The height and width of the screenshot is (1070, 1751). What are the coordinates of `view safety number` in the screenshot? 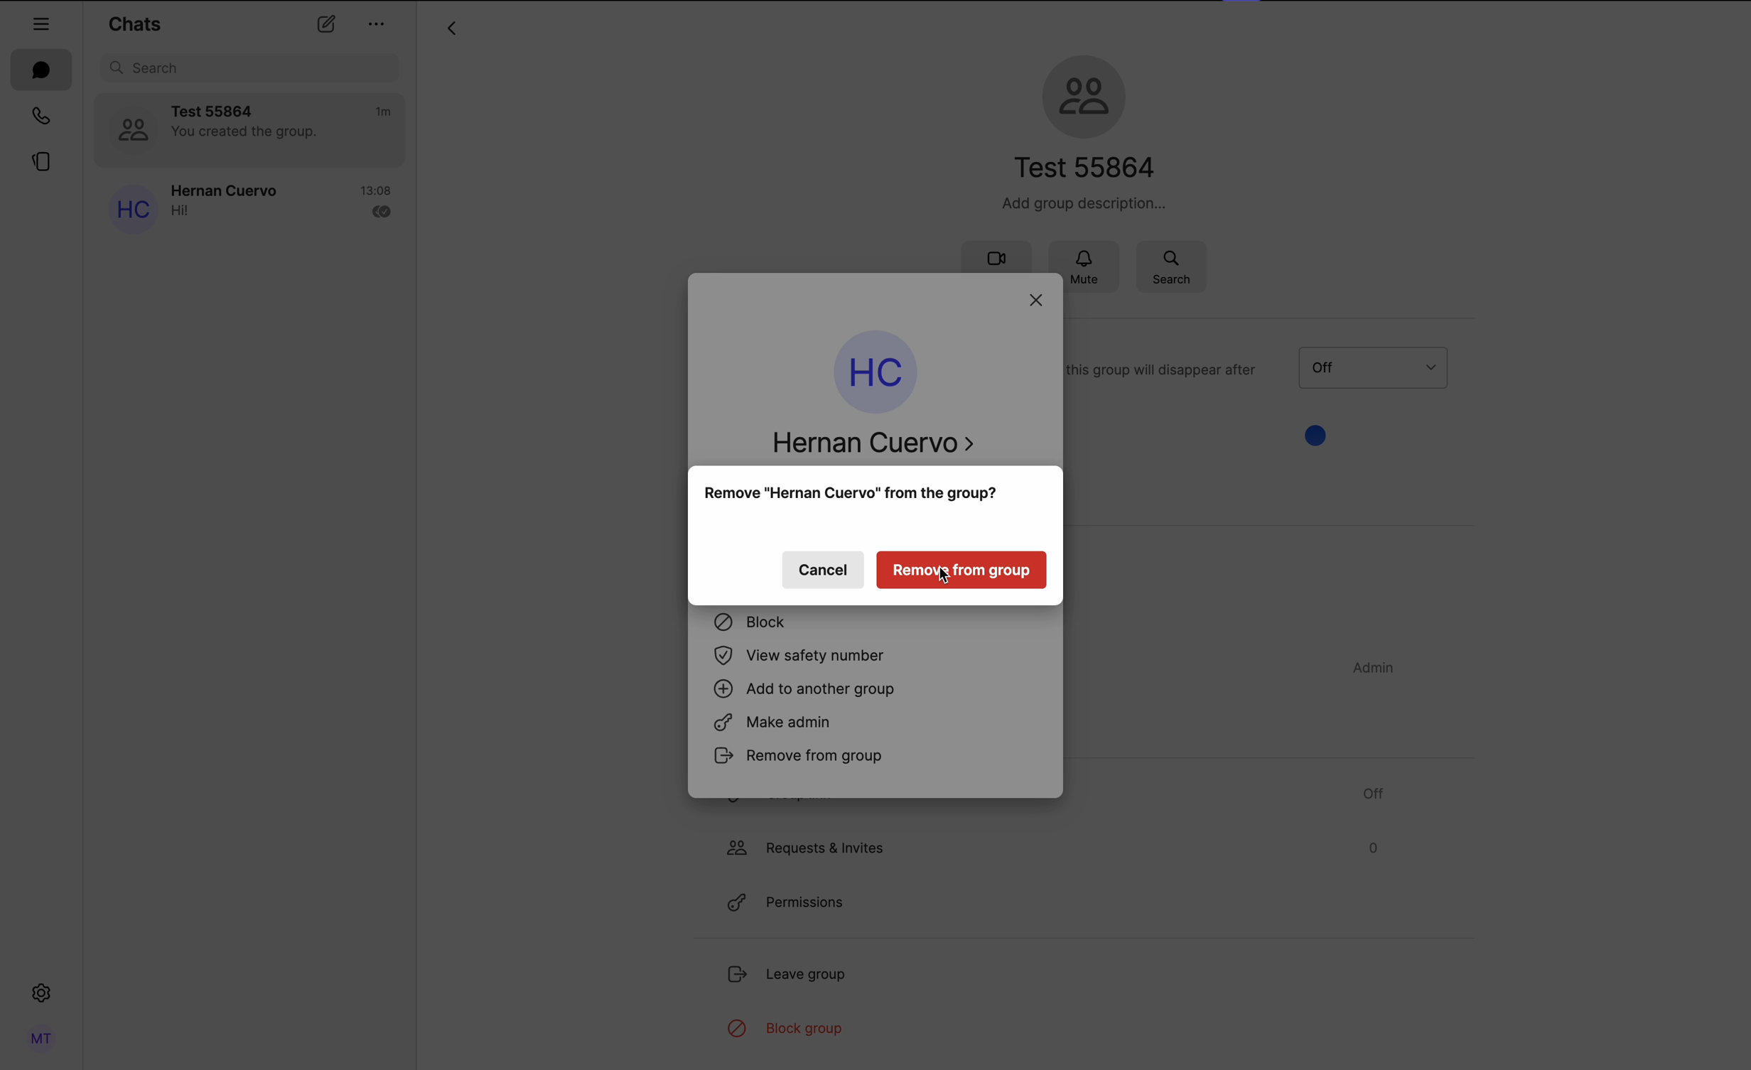 It's located at (805, 656).